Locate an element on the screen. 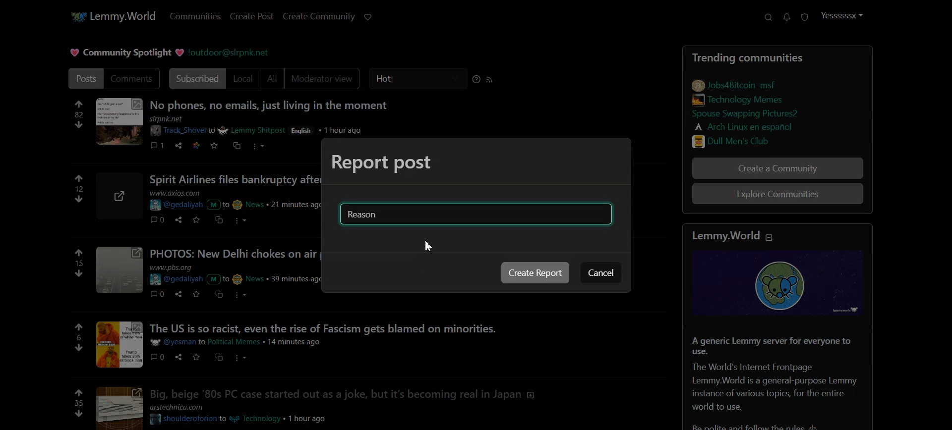  share is located at coordinates (177, 219).